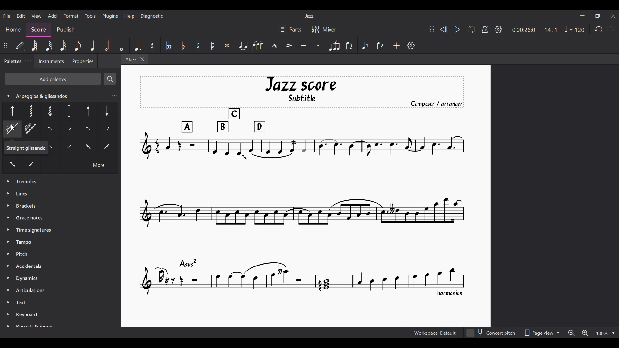  Describe the element at coordinates (25, 243) in the screenshot. I see `Tempo` at that location.